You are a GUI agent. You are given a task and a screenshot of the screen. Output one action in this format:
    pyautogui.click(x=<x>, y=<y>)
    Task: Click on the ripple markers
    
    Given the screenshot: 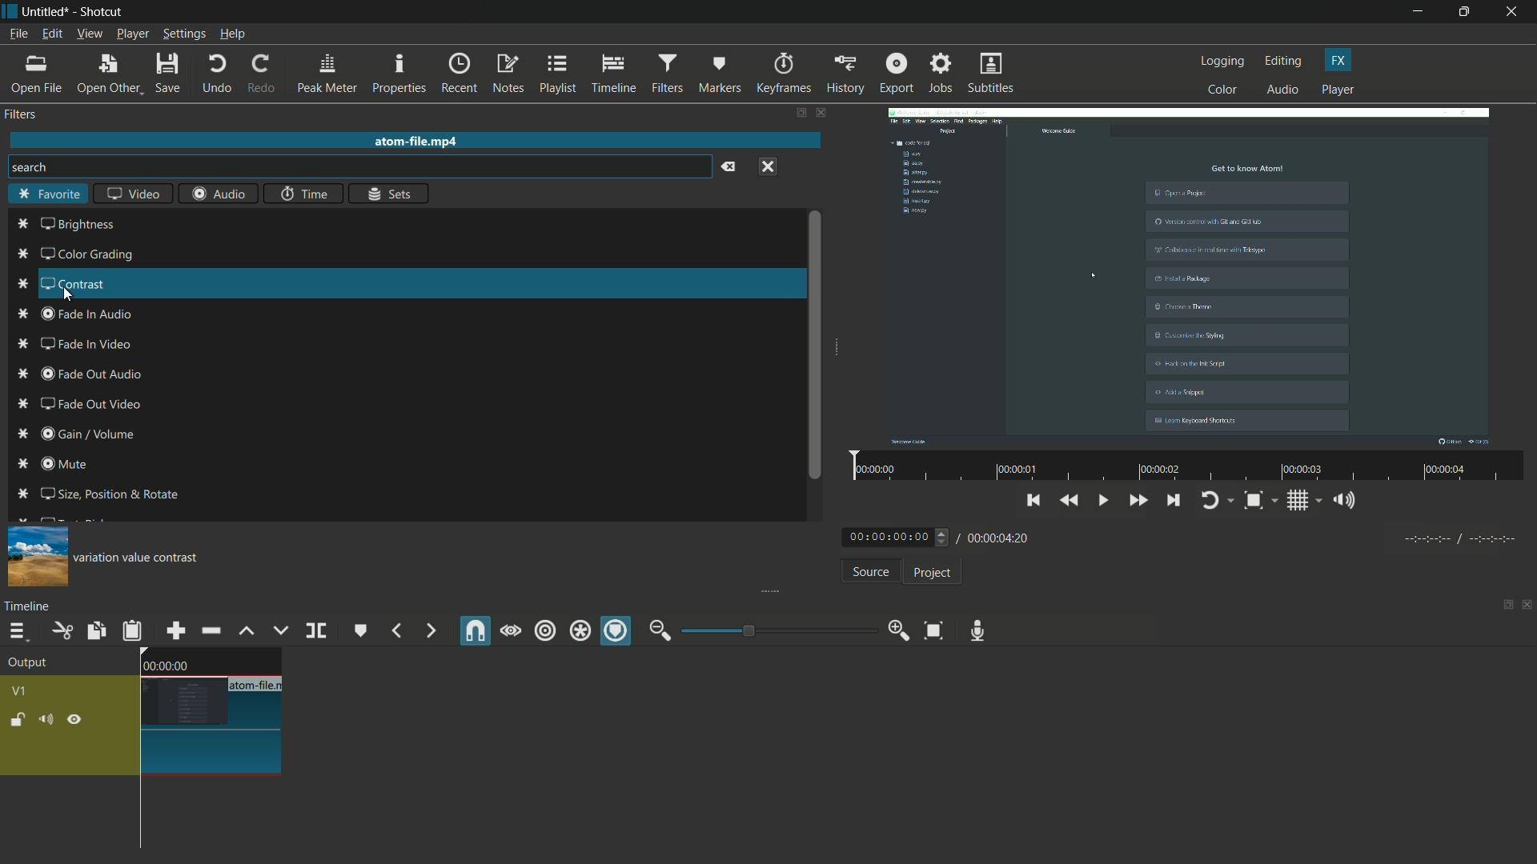 What is the action you would take?
    pyautogui.click(x=617, y=632)
    